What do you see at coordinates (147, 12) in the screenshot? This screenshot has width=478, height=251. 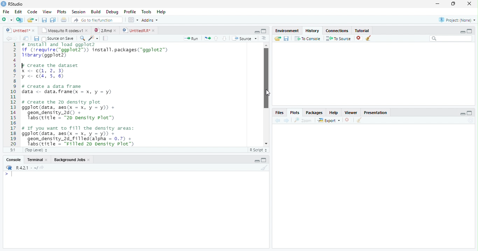 I see `Tools` at bounding box center [147, 12].